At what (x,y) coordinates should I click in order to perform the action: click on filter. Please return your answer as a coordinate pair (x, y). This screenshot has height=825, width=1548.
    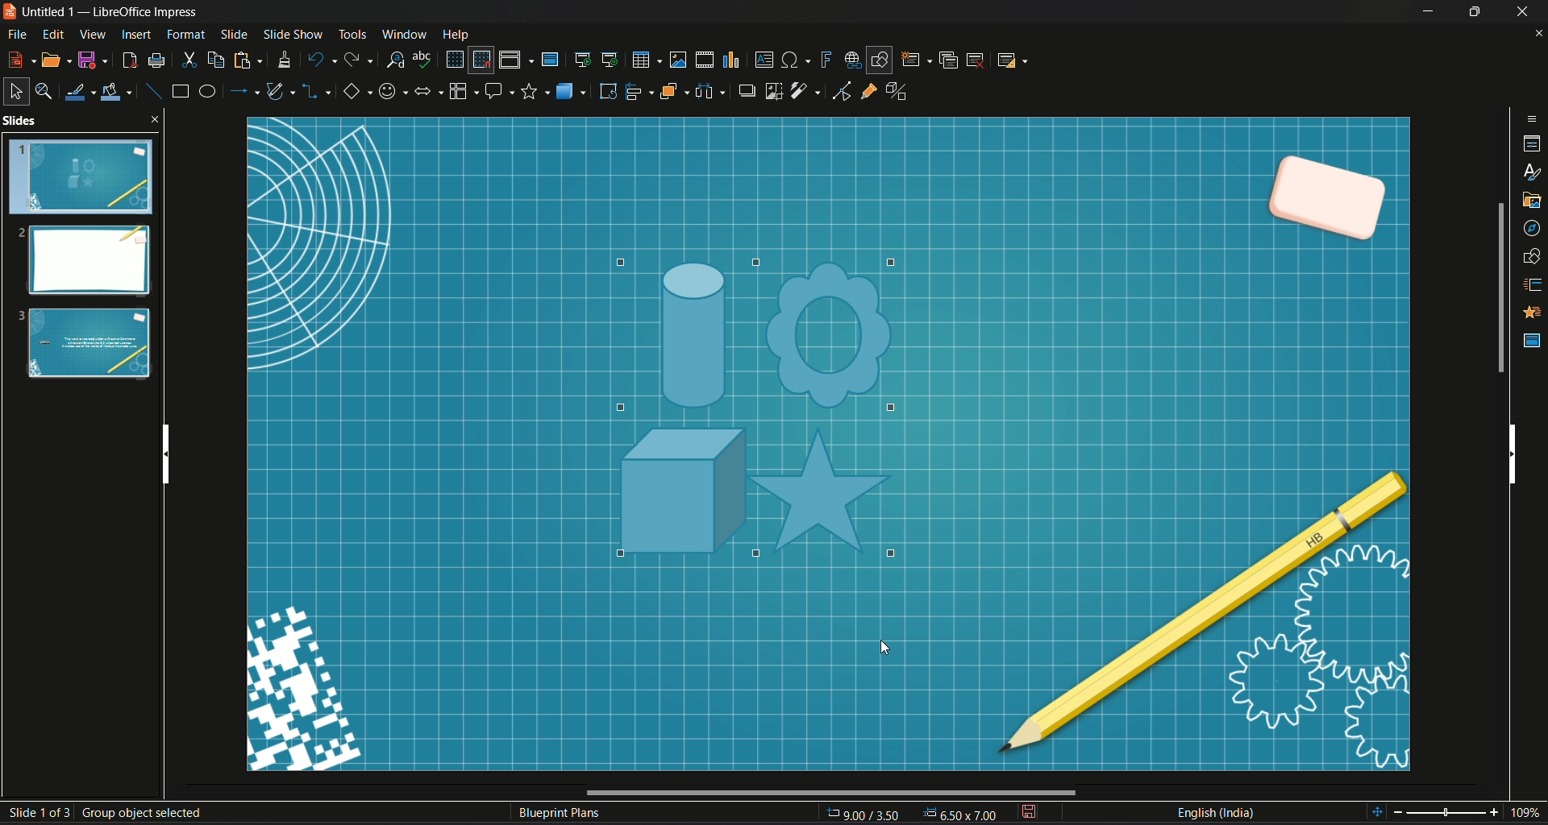
    Looking at the image, I should click on (806, 91).